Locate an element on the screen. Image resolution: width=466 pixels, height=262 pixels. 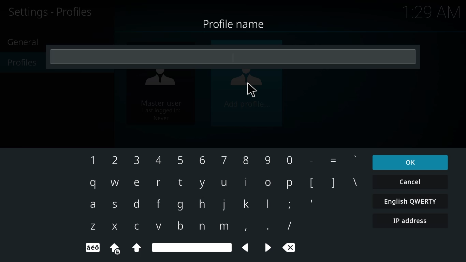
n is located at coordinates (201, 227).